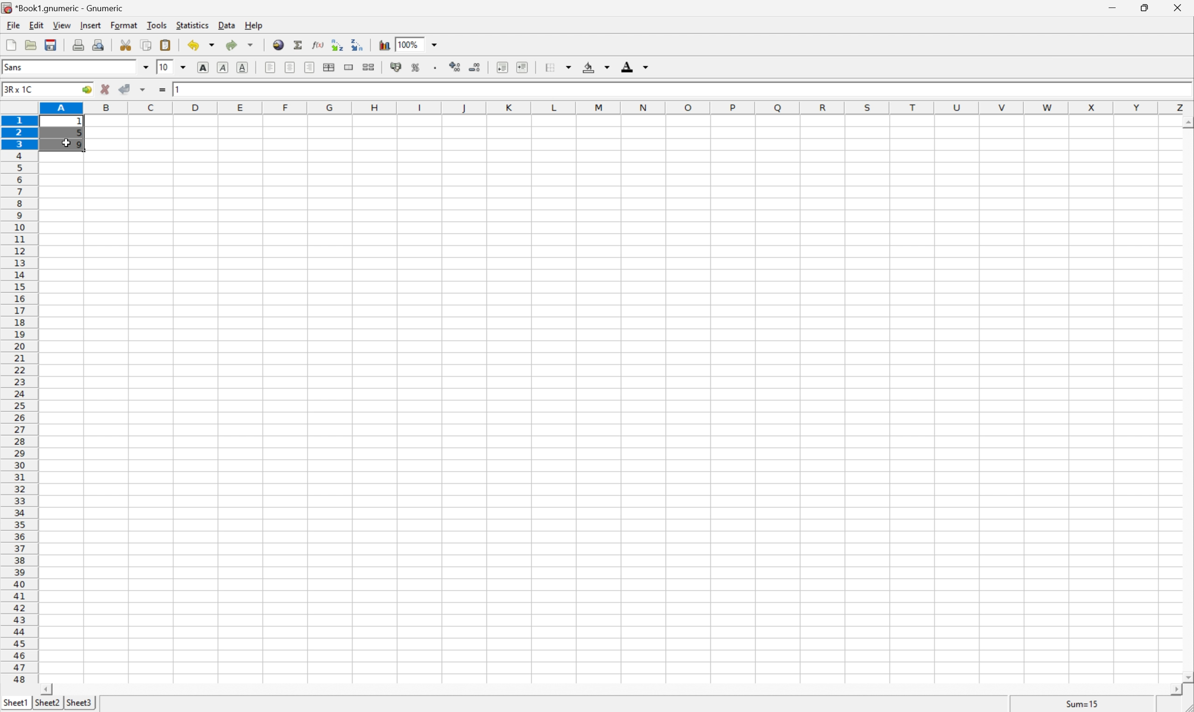  I want to click on row numbers, so click(19, 400).